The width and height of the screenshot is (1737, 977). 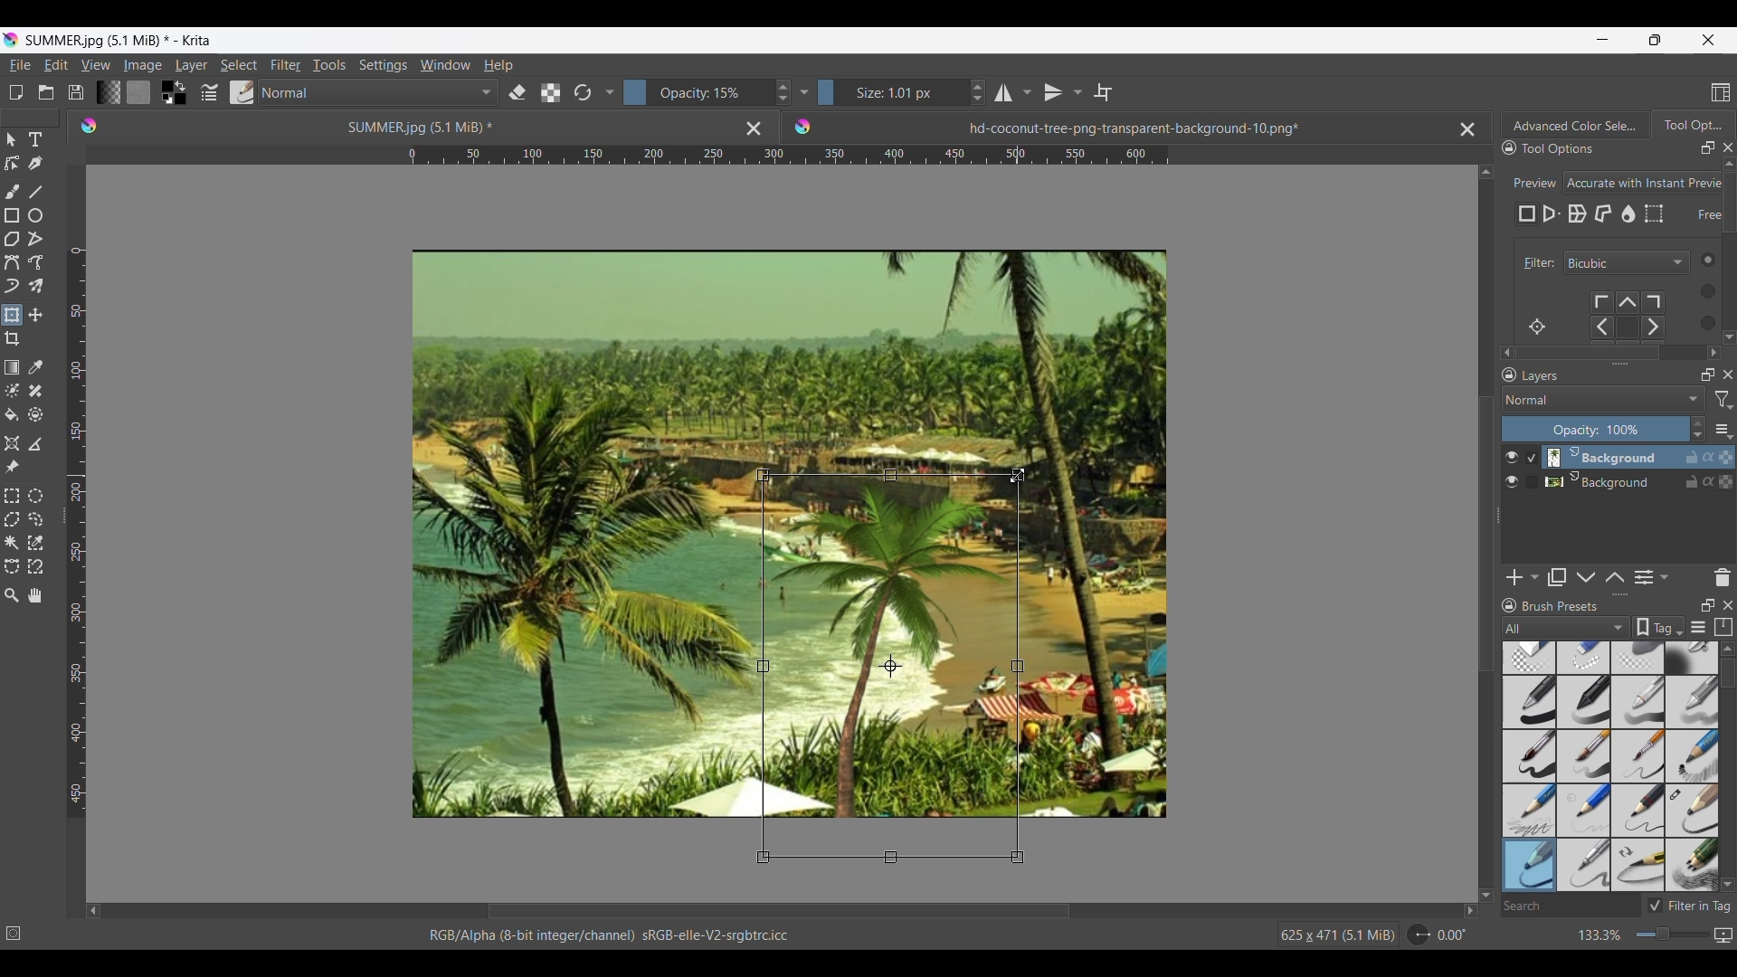 What do you see at coordinates (1575, 125) in the screenshot?
I see `Advanced color selector panel` at bounding box center [1575, 125].